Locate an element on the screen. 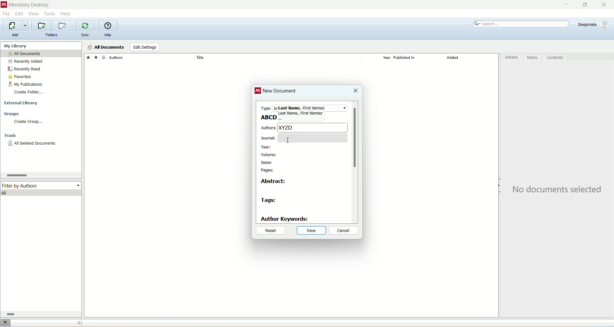  view is located at coordinates (34, 14).